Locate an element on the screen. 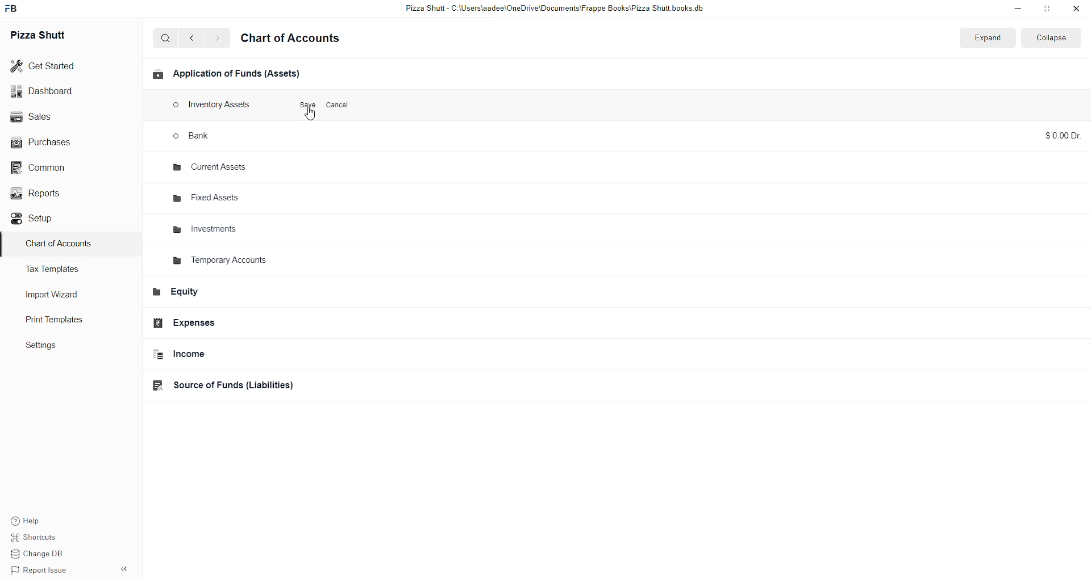 The image size is (1091, 579). Frappe Book Logo is located at coordinates (16, 9).